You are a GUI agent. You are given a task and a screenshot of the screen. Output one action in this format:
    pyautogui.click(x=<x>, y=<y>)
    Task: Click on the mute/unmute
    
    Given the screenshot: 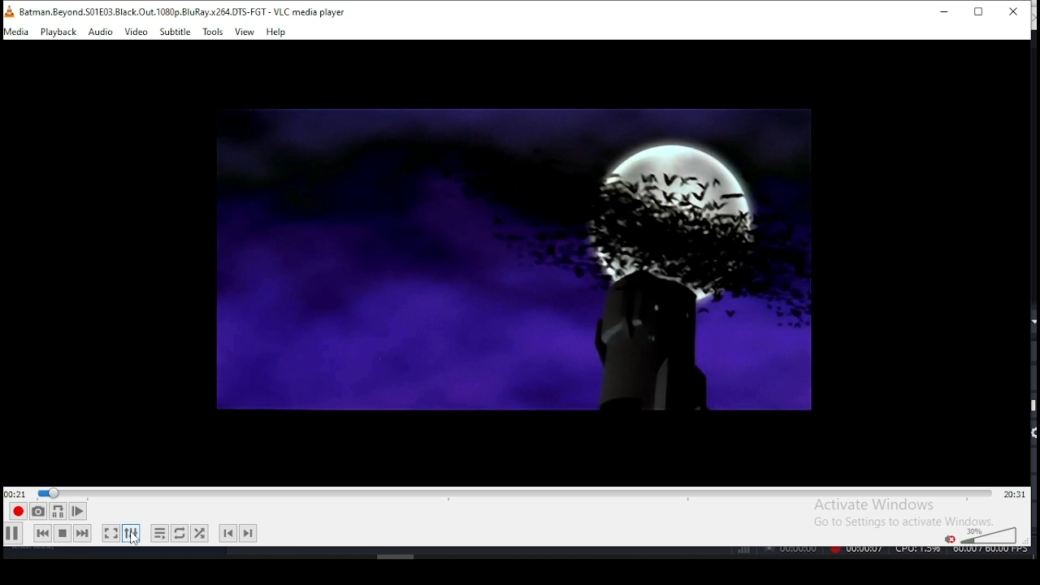 What is the action you would take?
    pyautogui.click(x=947, y=538)
    